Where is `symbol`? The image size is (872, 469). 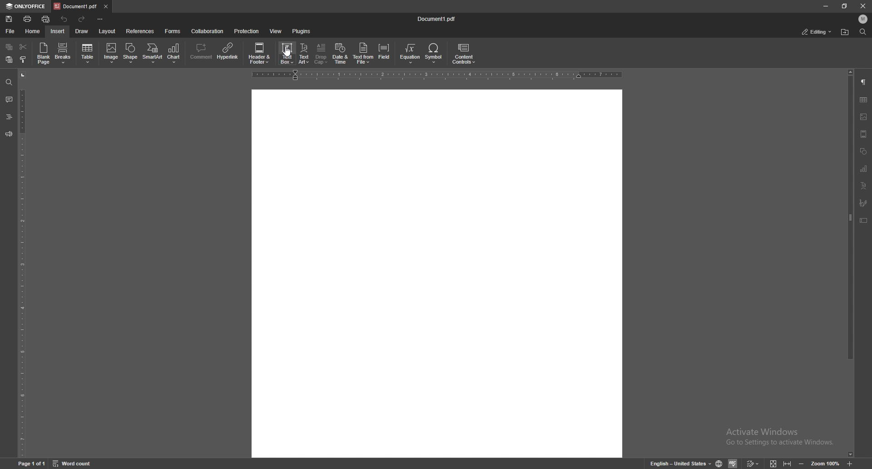
symbol is located at coordinates (435, 54).